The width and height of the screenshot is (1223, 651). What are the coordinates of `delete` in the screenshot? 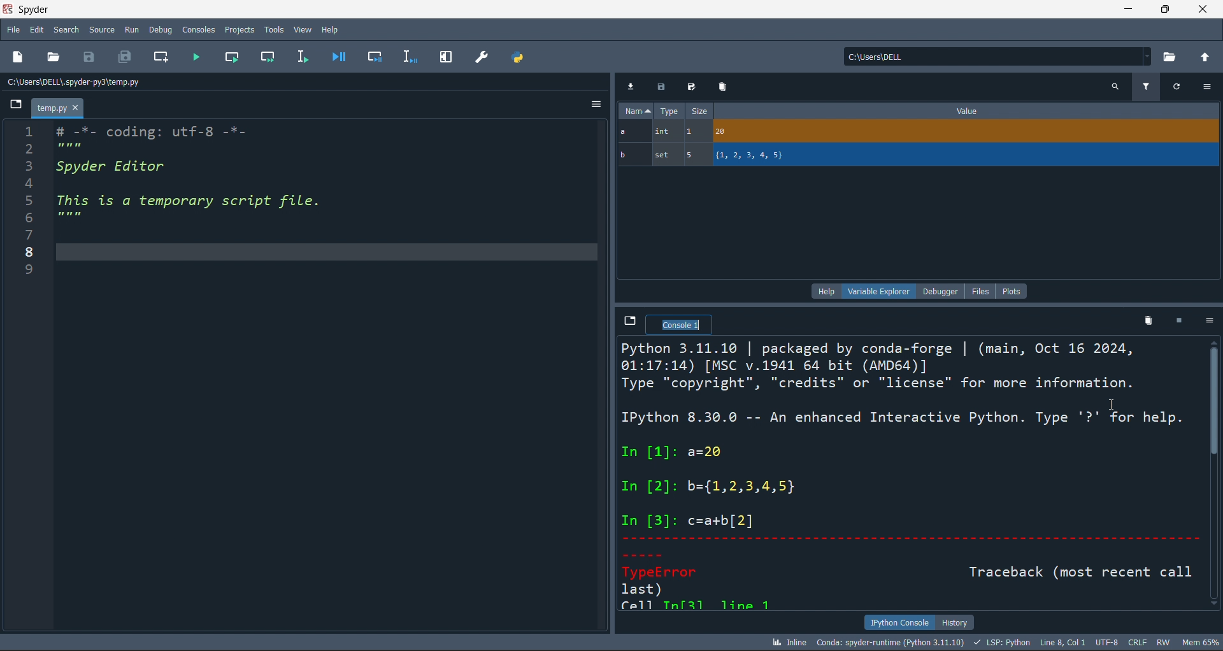 It's located at (722, 86).